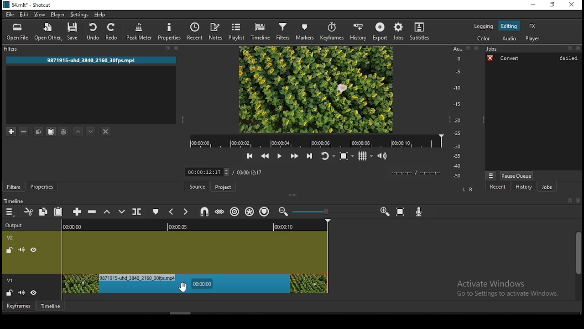 The width and height of the screenshot is (584, 329). Describe the element at coordinates (185, 212) in the screenshot. I see `next marker` at that location.